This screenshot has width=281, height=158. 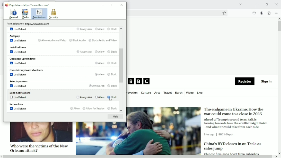 What do you see at coordinates (100, 29) in the screenshot?
I see `Allow` at bounding box center [100, 29].